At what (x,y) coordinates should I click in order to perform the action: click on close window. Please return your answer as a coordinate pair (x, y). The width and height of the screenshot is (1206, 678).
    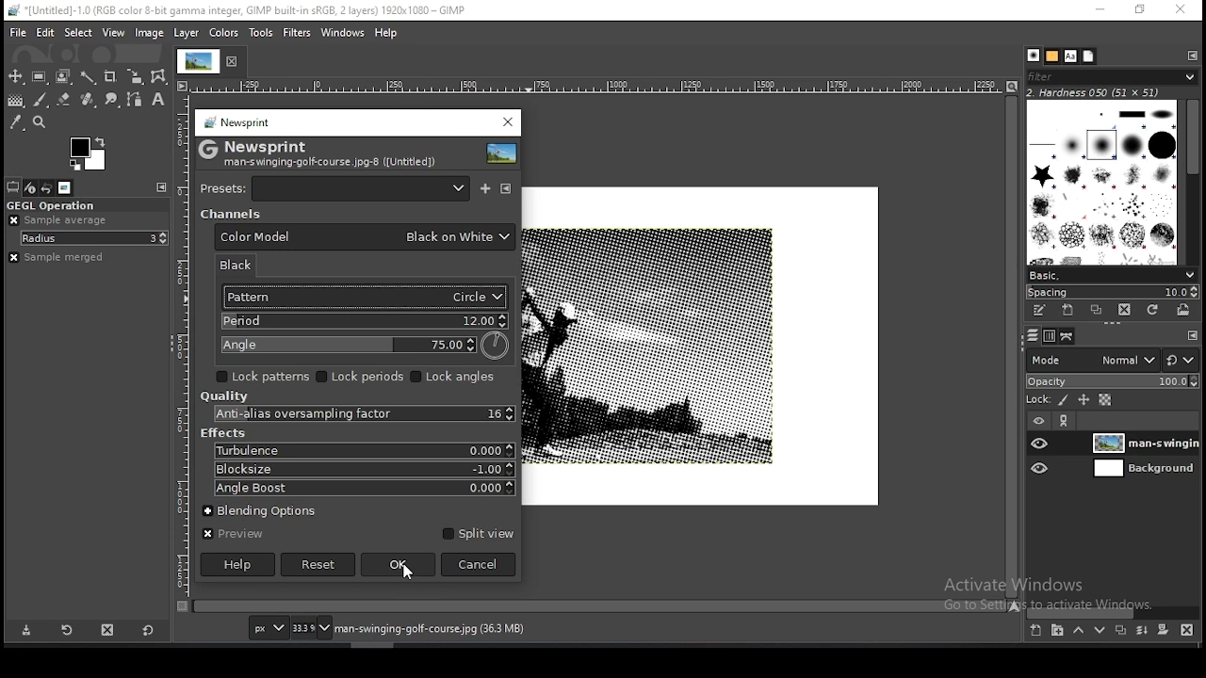
    Looking at the image, I should click on (1181, 9).